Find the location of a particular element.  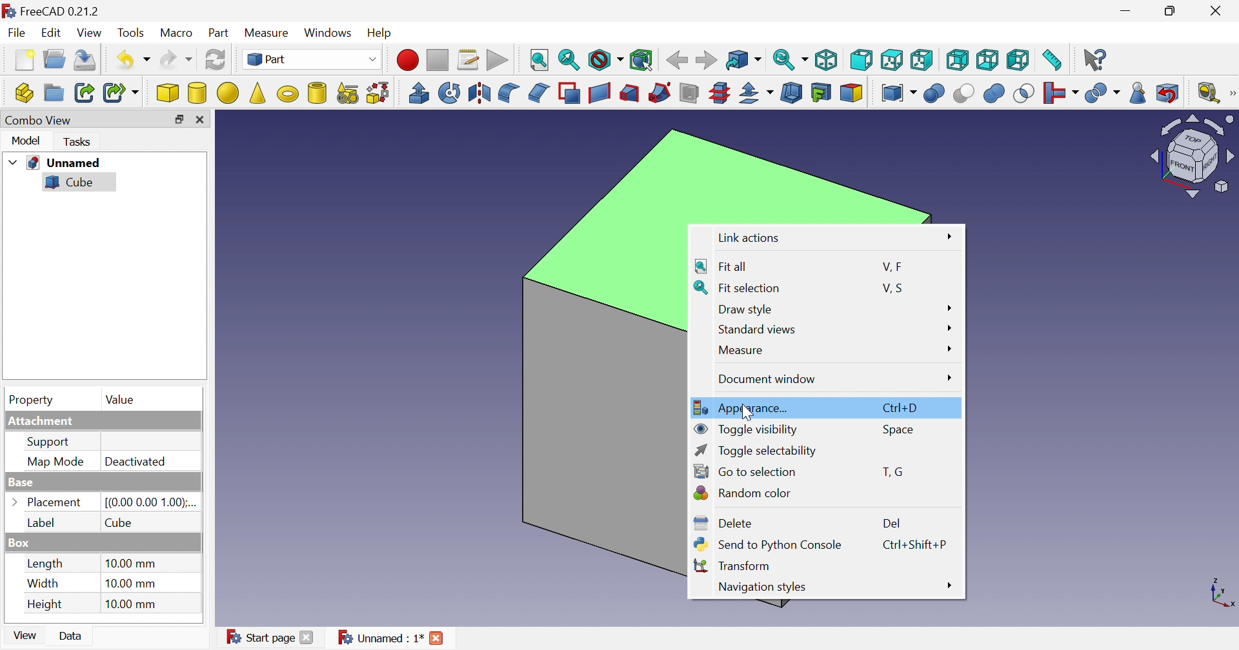

Undo is located at coordinates (134, 59).